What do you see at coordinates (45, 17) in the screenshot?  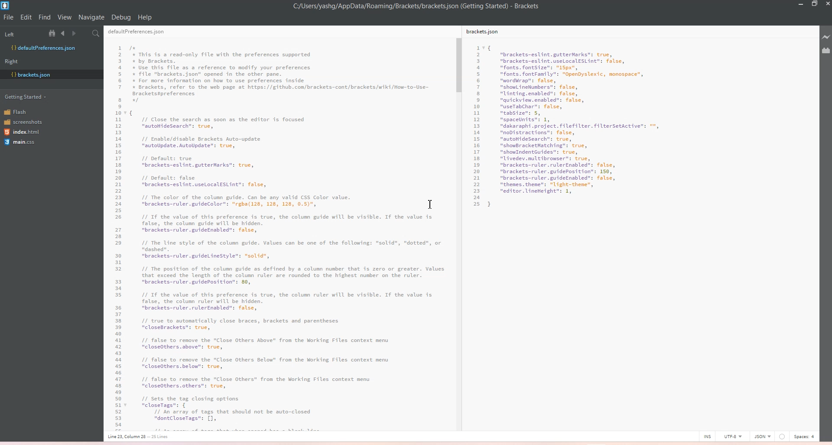 I see `Find` at bounding box center [45, 17].